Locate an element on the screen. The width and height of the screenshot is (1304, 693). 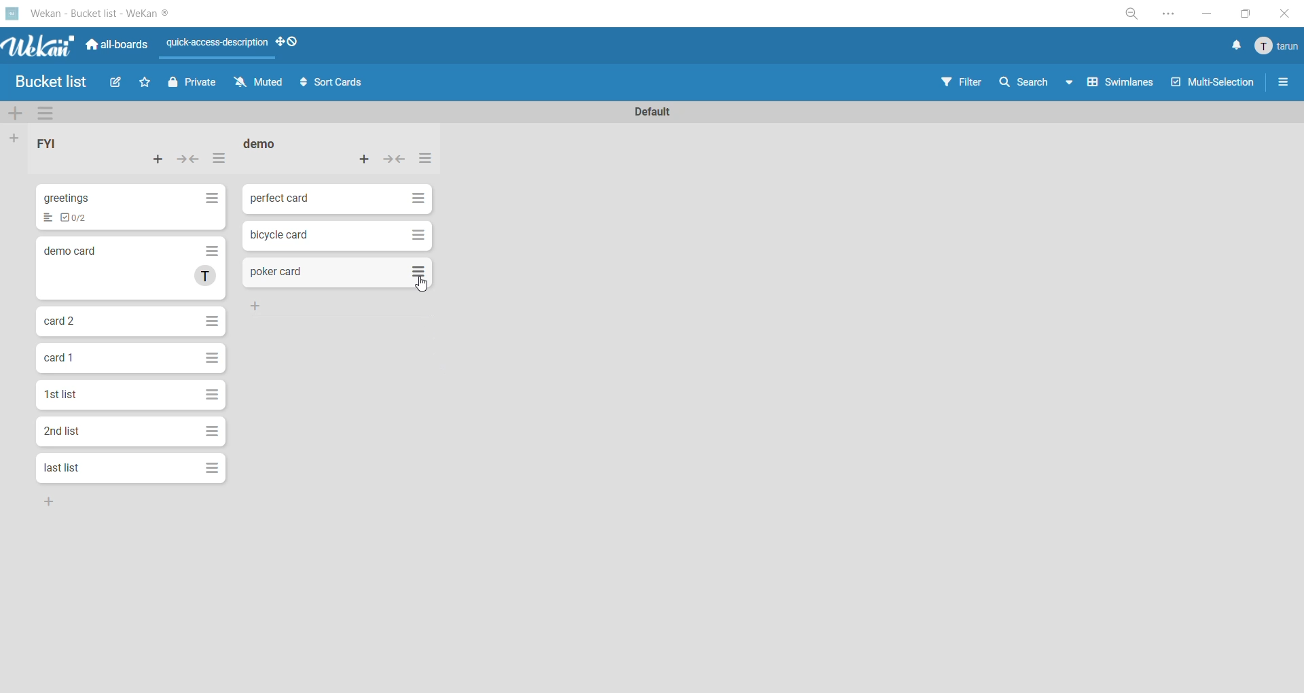
card 2 is located at coordinates (65, 318).